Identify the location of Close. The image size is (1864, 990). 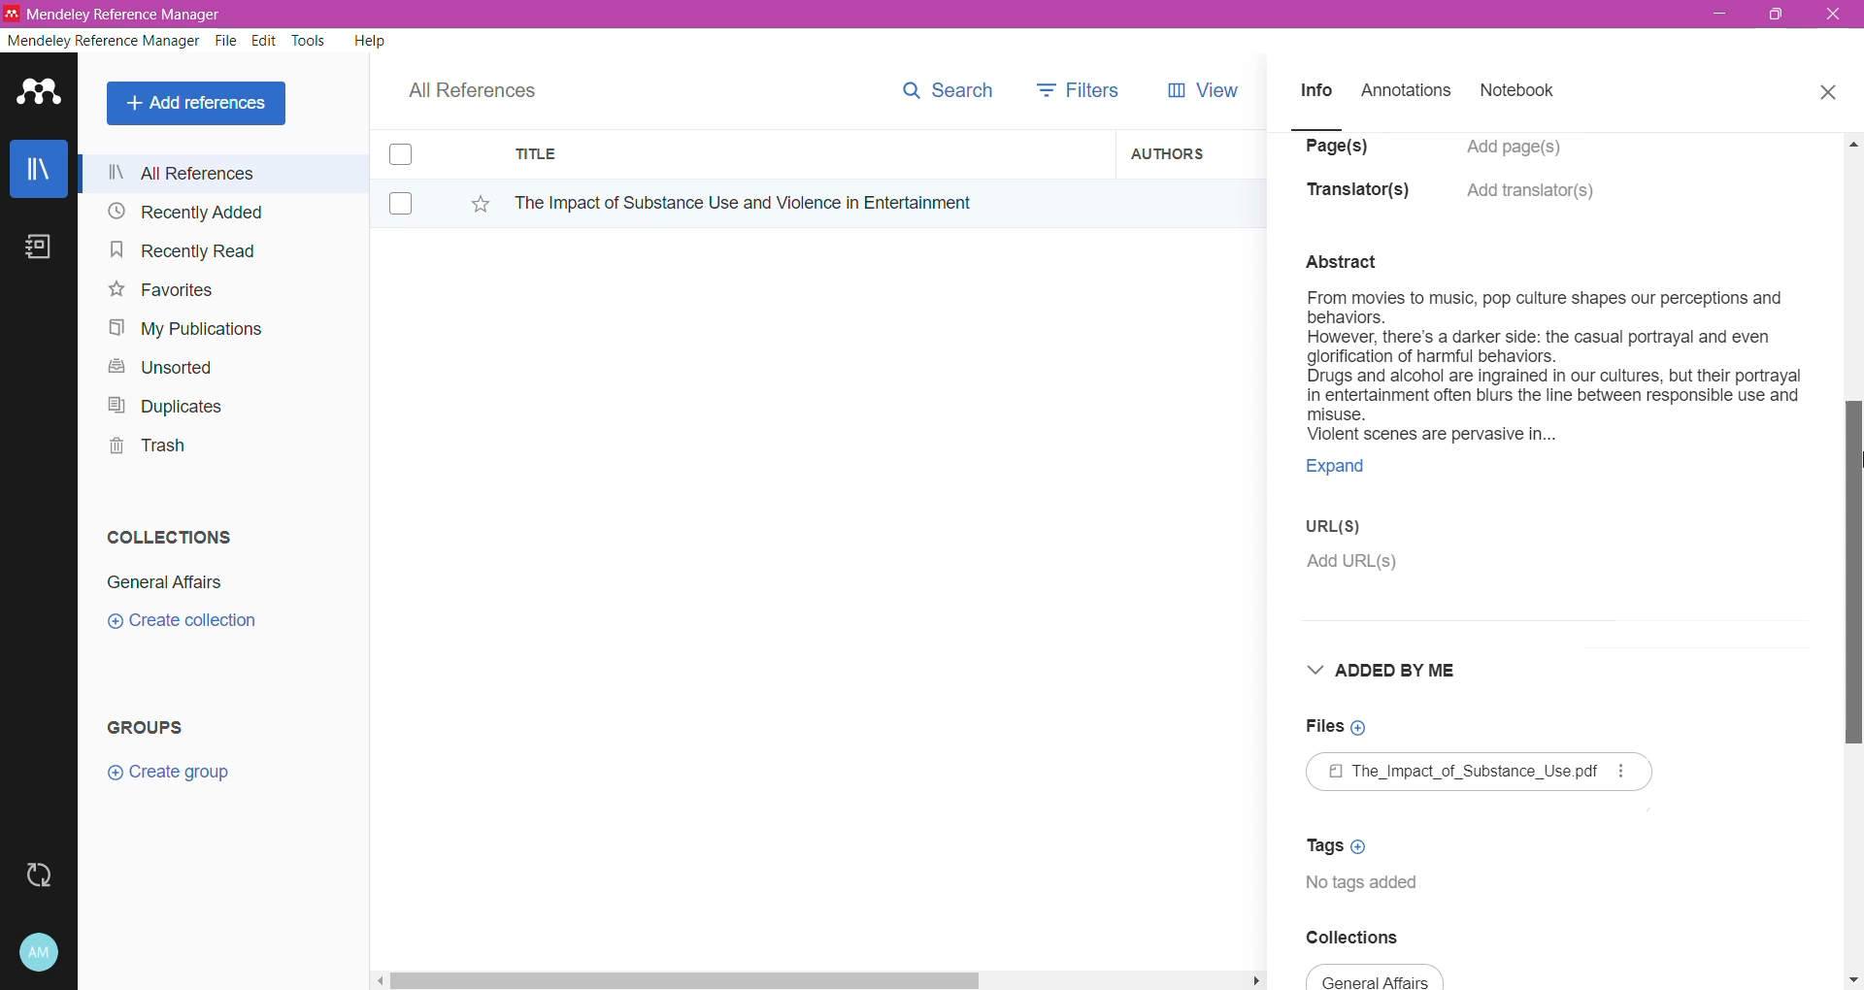
(1835, 16).